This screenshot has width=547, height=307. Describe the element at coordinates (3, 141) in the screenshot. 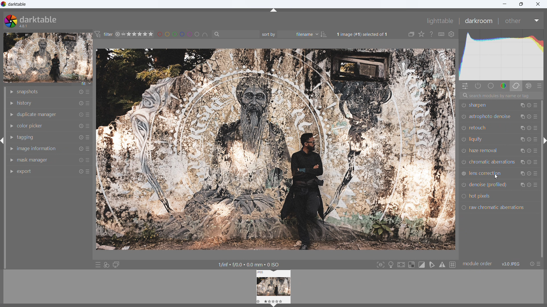

I see `hide panel` at that location.